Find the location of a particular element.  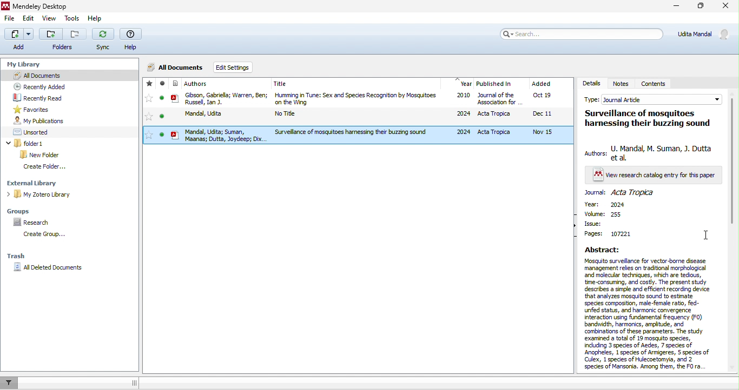

new folder is located at coordinates (42, 155).